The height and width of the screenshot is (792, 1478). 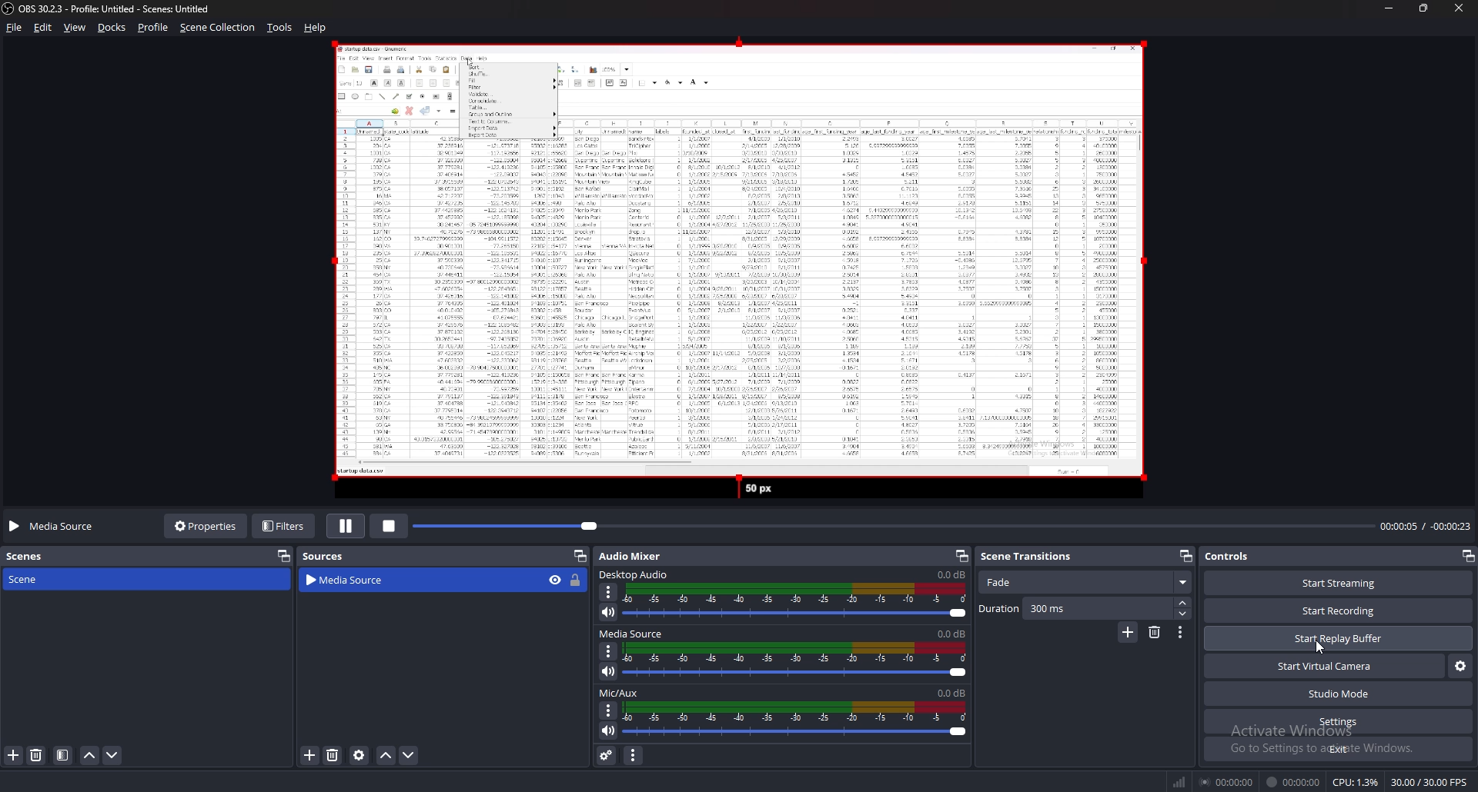 I want to click on move source down, so click(x=409, y=755).